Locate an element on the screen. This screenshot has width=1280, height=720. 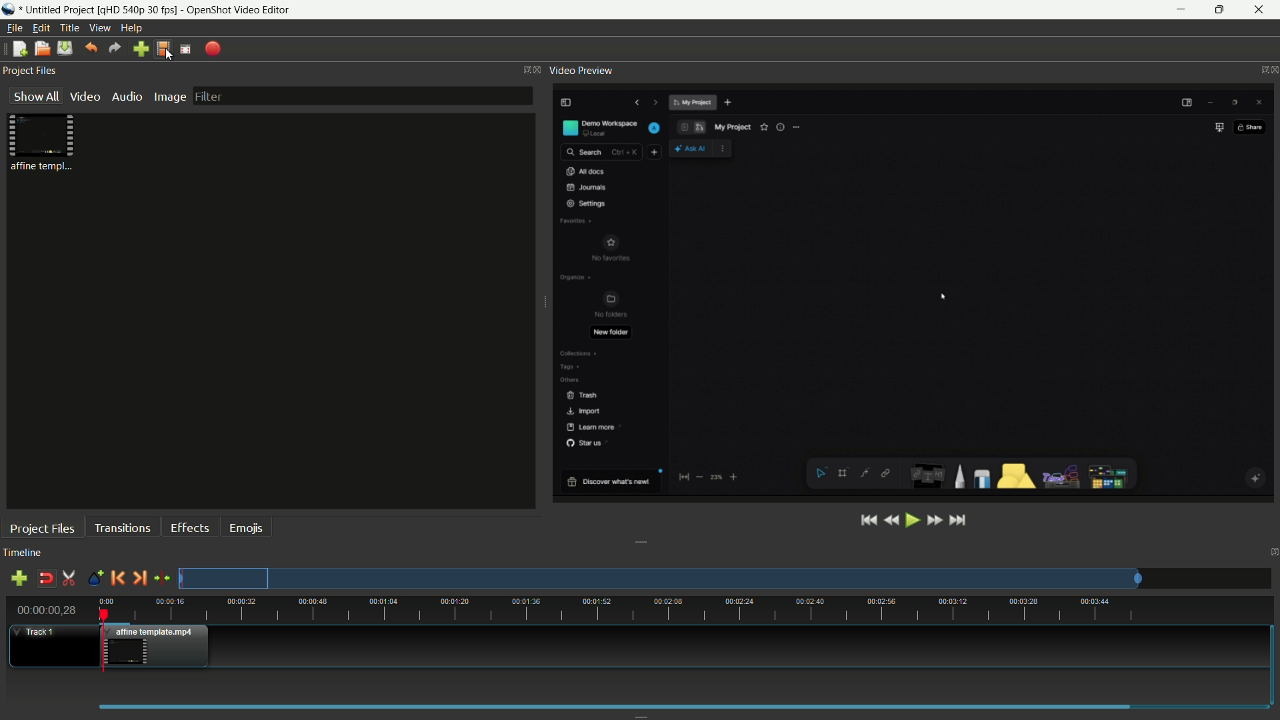
help menu is located at coordinates (131, 28).